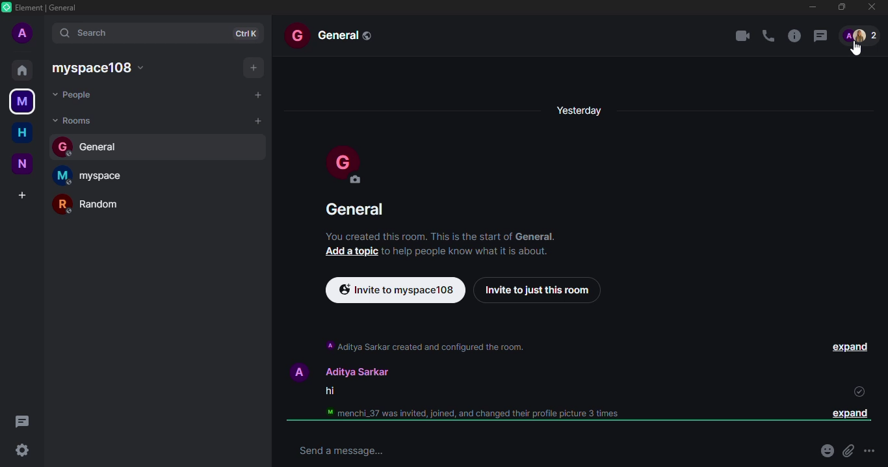  What do you see at coordinates (842, 8) in the screenshot?
I see `maximize` at bounding box center [842, 8].